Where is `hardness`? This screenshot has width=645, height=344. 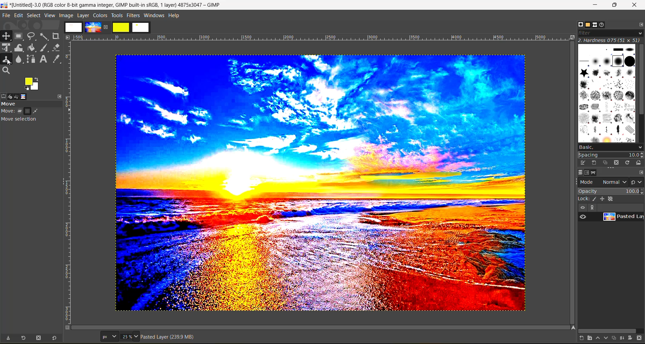
hardness is located at coordinates (609, 40).